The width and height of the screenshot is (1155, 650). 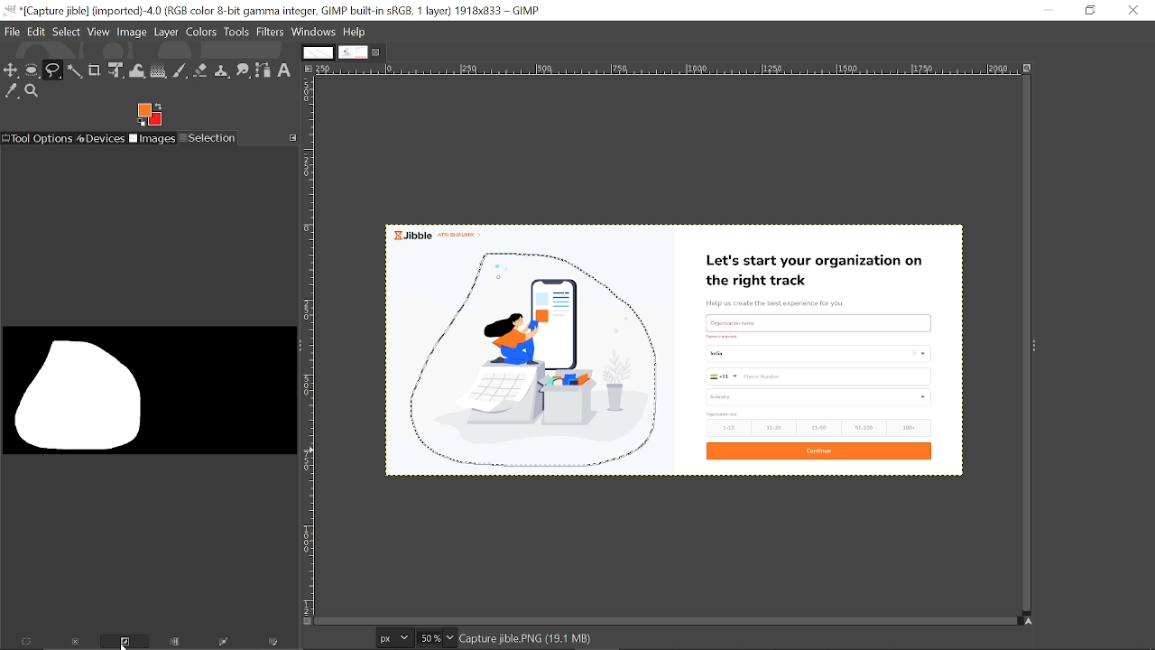 What do you see at coordinates (236, 32) in the screenshot?
I see `` at bounding box center [236, 32].